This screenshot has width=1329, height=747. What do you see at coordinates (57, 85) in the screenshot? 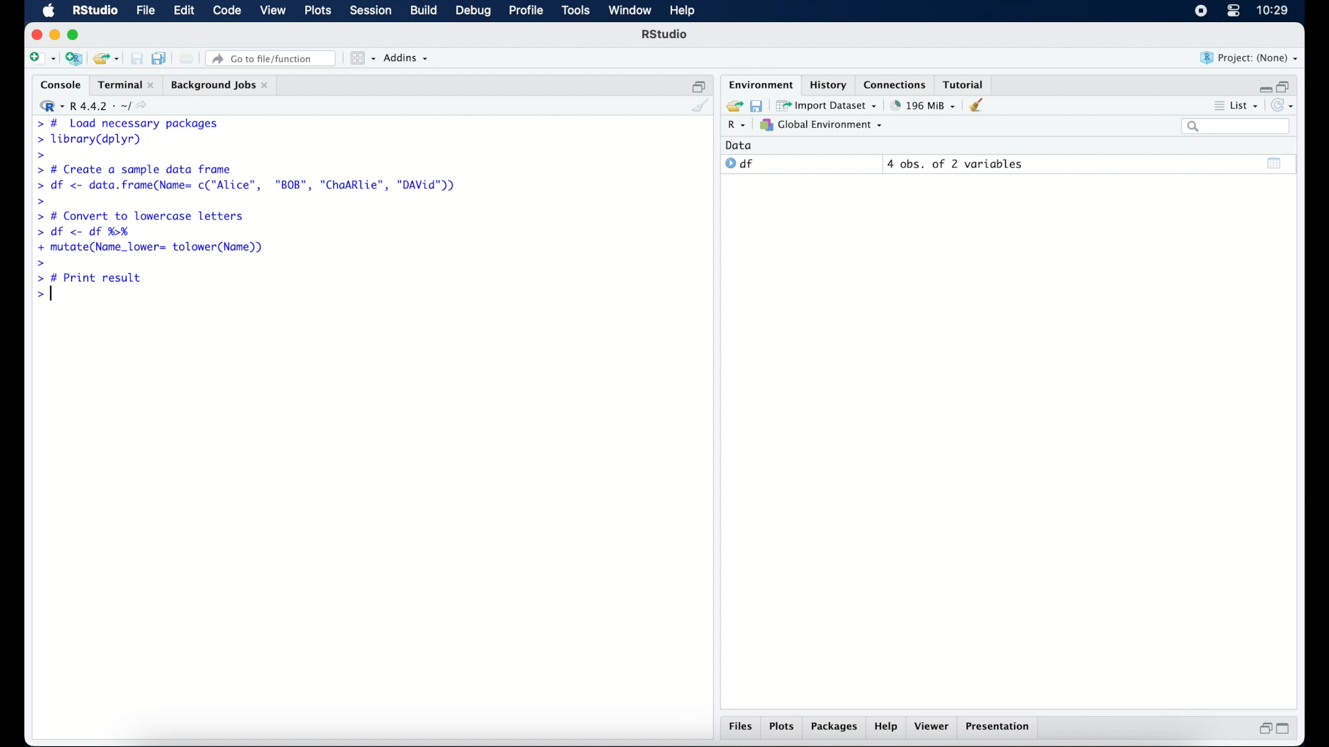
I see `console` at bounding box center [57, 85].